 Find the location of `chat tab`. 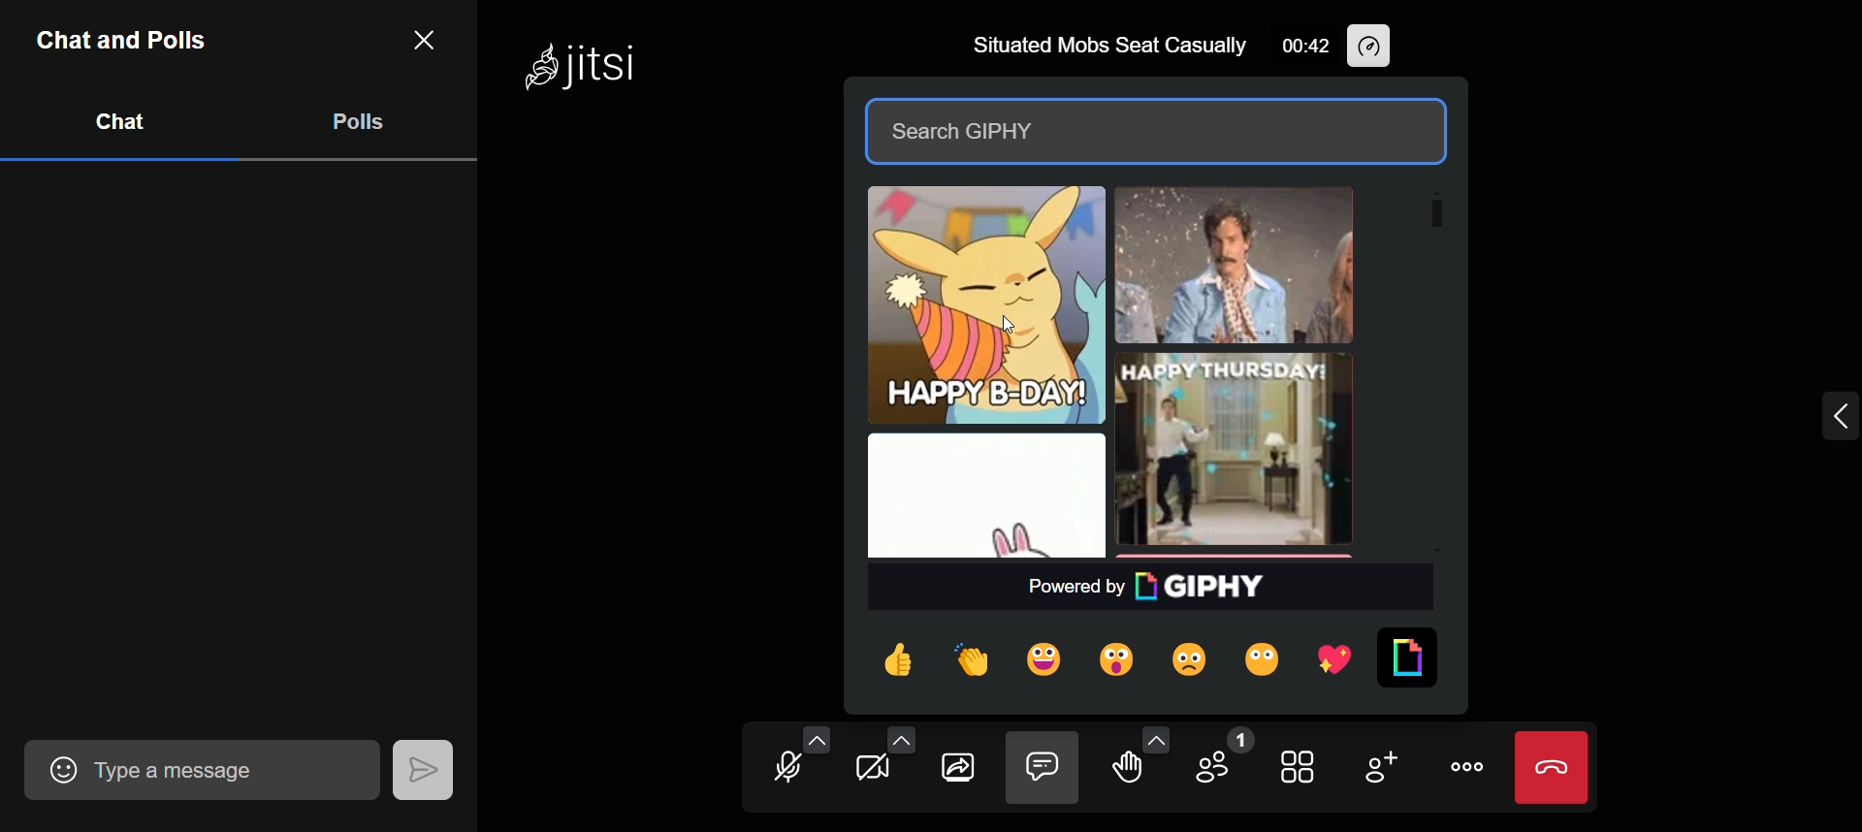

chat tab is located at coordinates (120, 120).